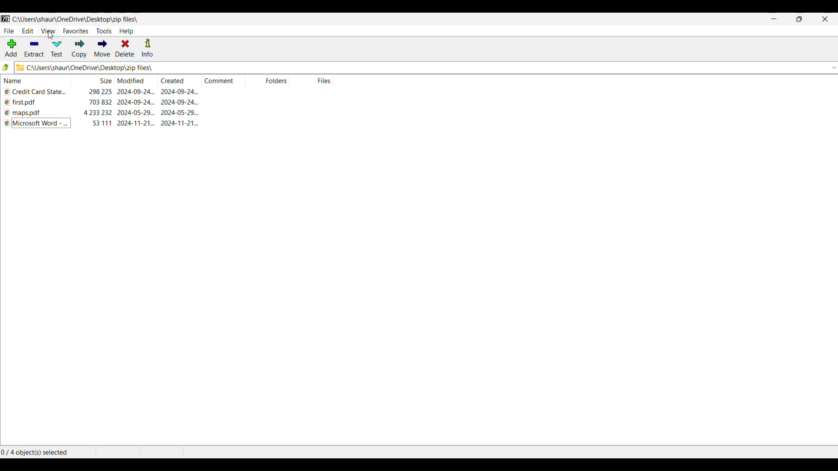  What do you see at coordinates (75, 32) in the screenshot?
I see `favorites` at bounding box center [75, 32].